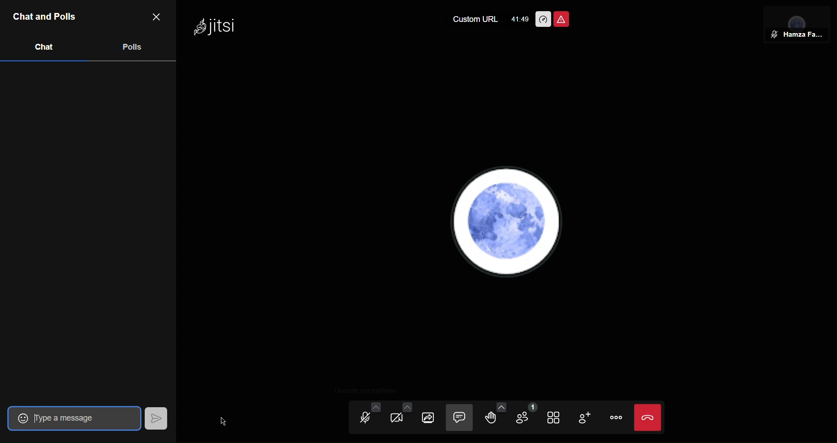  I want to click on Chat and Polls, so click(45, 18).